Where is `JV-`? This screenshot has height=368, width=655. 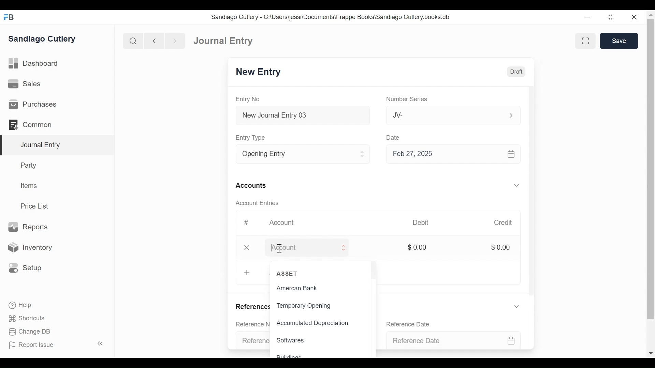
JV- is located at coordinates (442, 115).